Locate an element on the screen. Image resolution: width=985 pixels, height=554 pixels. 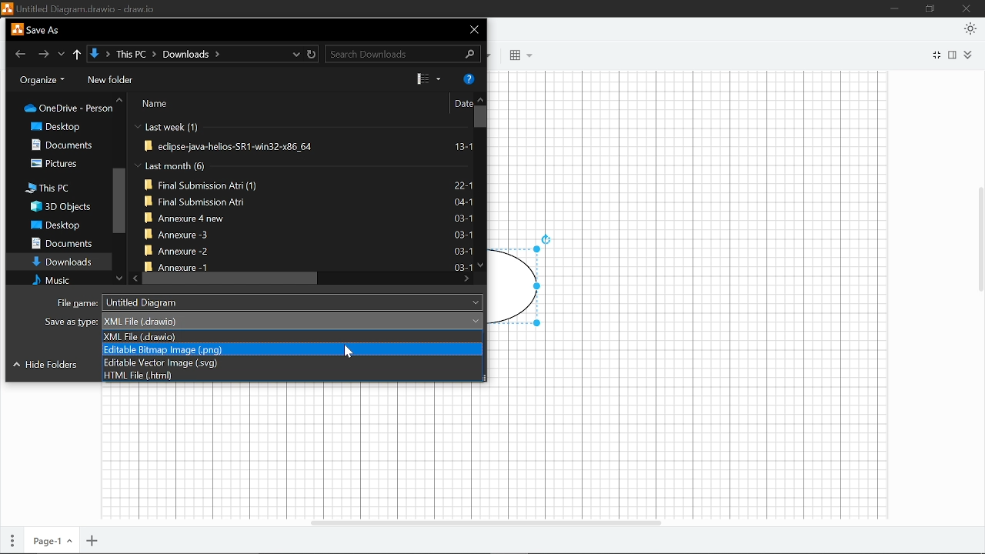
Documents is located at coordinates (68, 145).